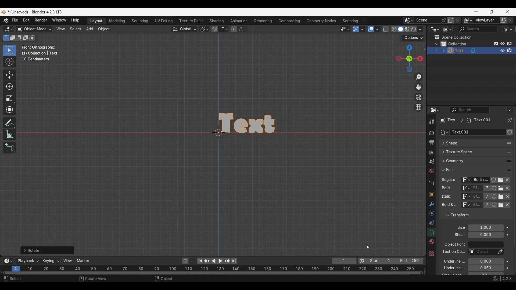 This screenshot has height=290, width=516. I want to click on change position, so click(509, 151).